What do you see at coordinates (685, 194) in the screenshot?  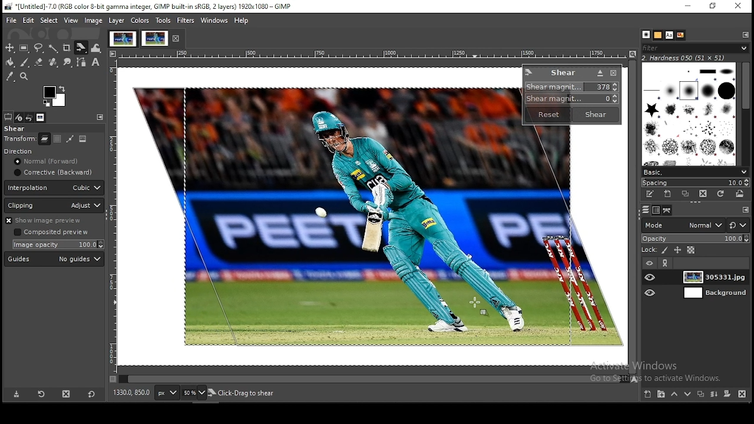 I see `duplicate this brush` at bounding box center [685, 194].